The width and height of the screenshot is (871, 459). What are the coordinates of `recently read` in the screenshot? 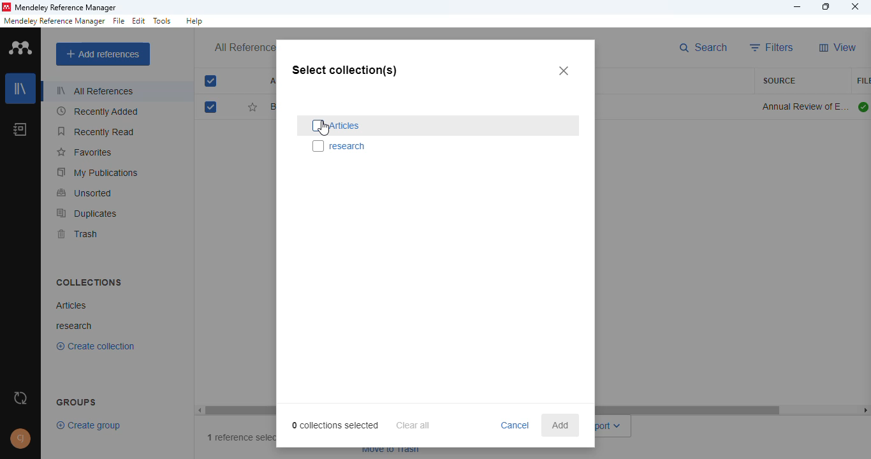 It's located at (96, 131).